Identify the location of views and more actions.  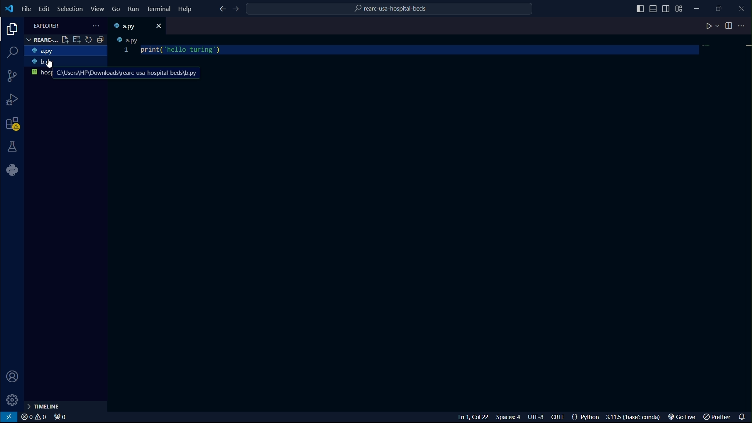
(95, 25).